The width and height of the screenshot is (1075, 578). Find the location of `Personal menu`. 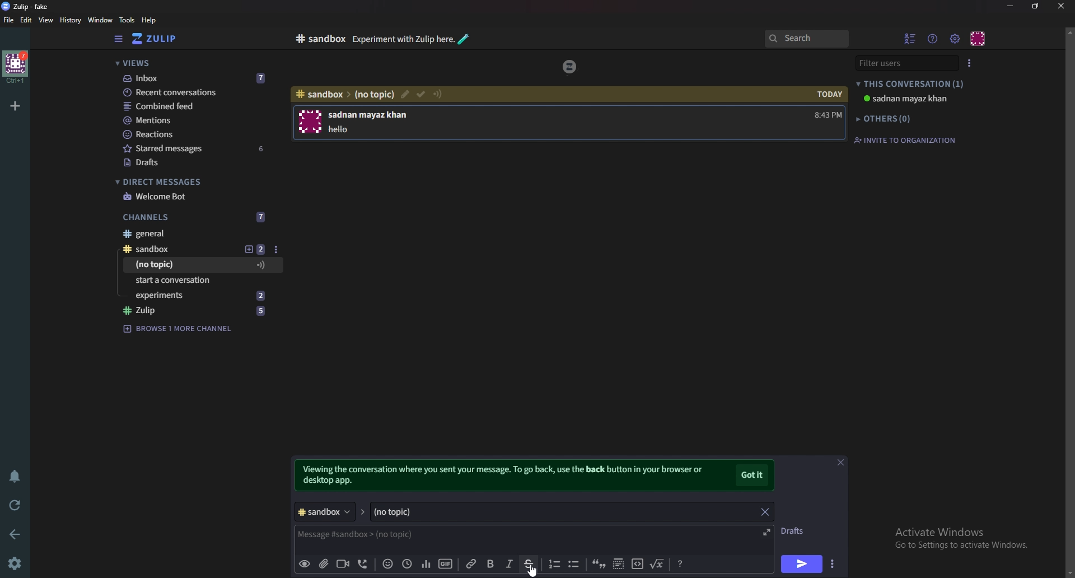

Personal menu is located at coordinates (978, 39).